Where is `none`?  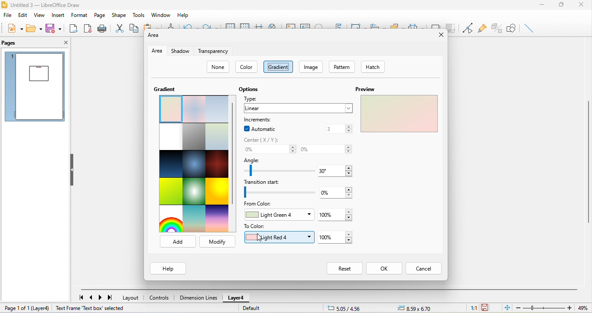
none is located at coordinates (218, 67).